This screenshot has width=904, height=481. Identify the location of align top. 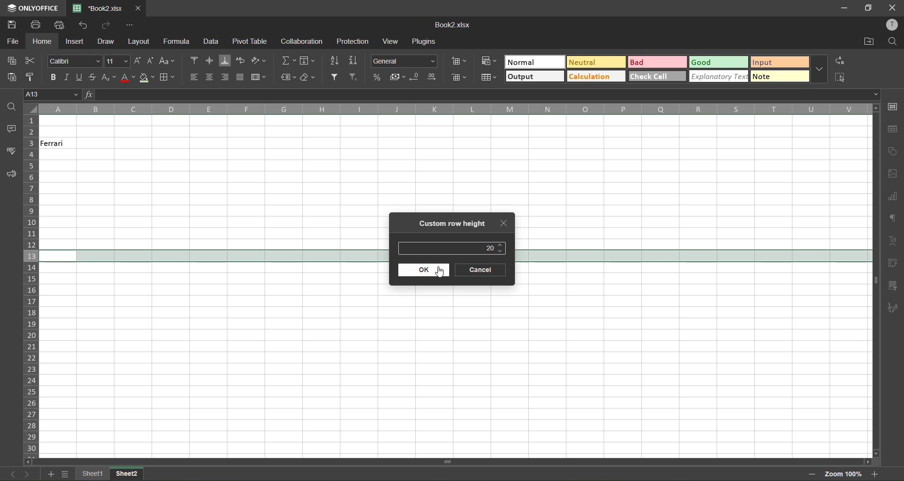
(196, 60).